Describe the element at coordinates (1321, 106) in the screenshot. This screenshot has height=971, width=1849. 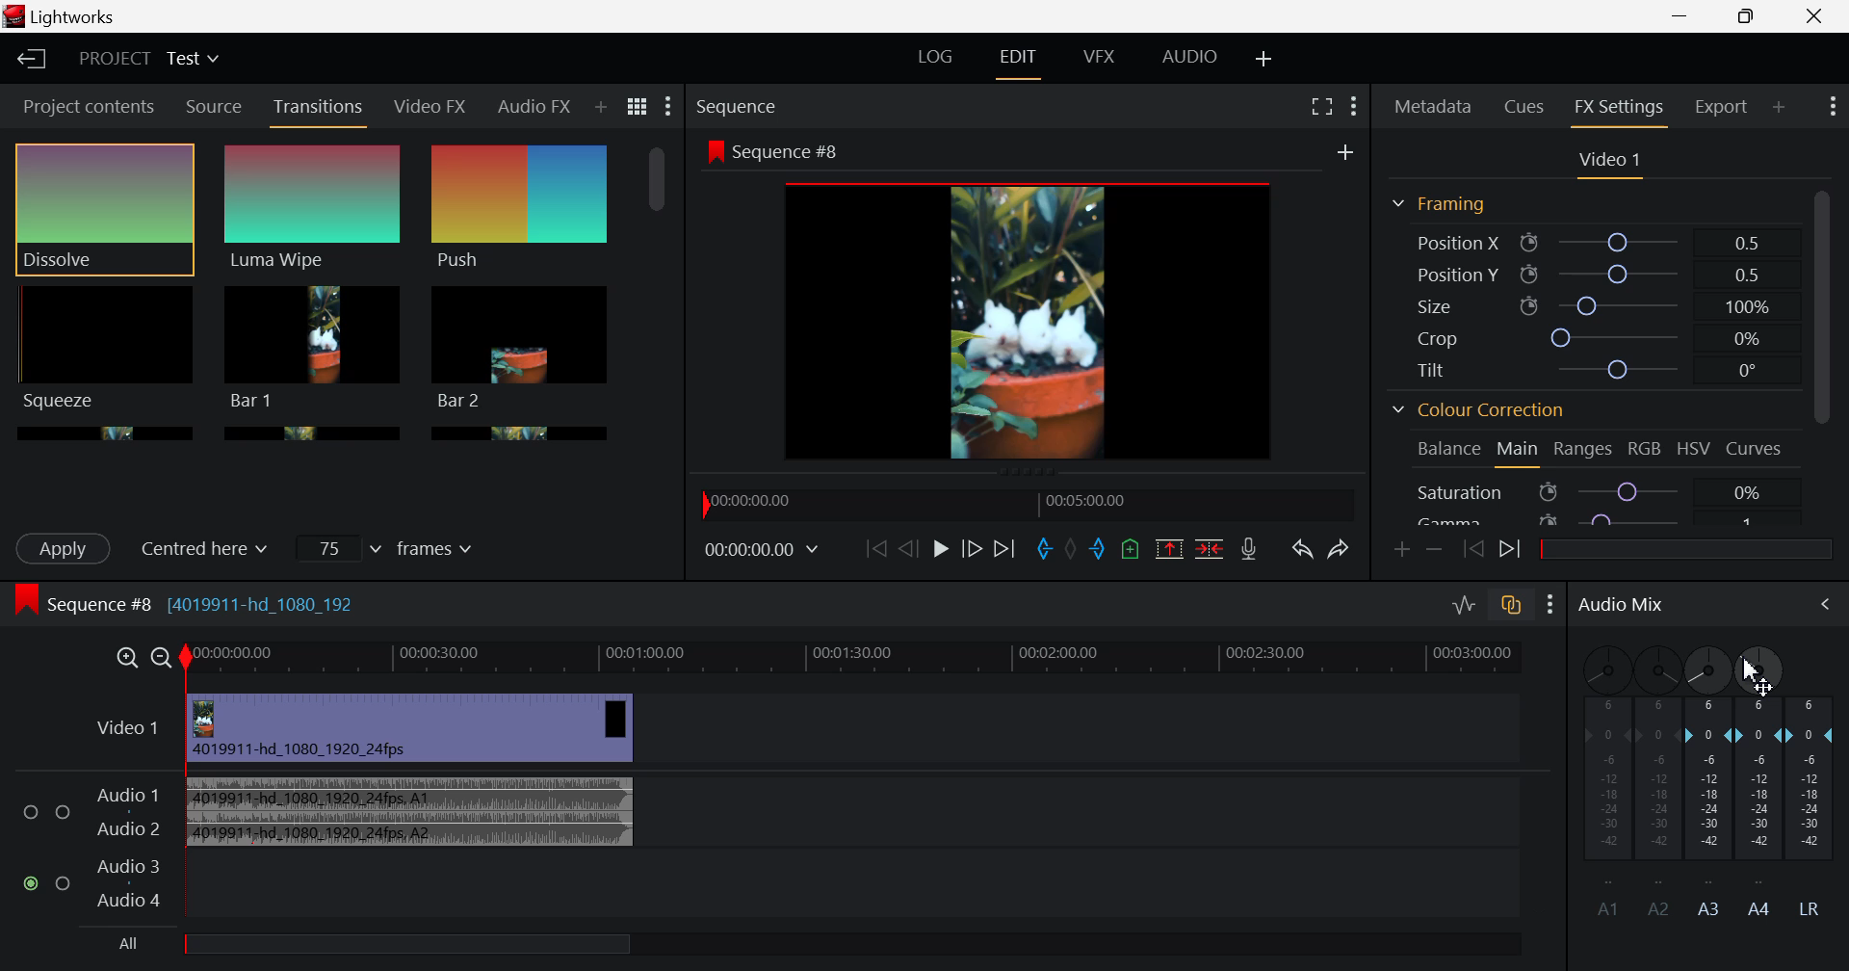
I see `Full Screen` at that location.